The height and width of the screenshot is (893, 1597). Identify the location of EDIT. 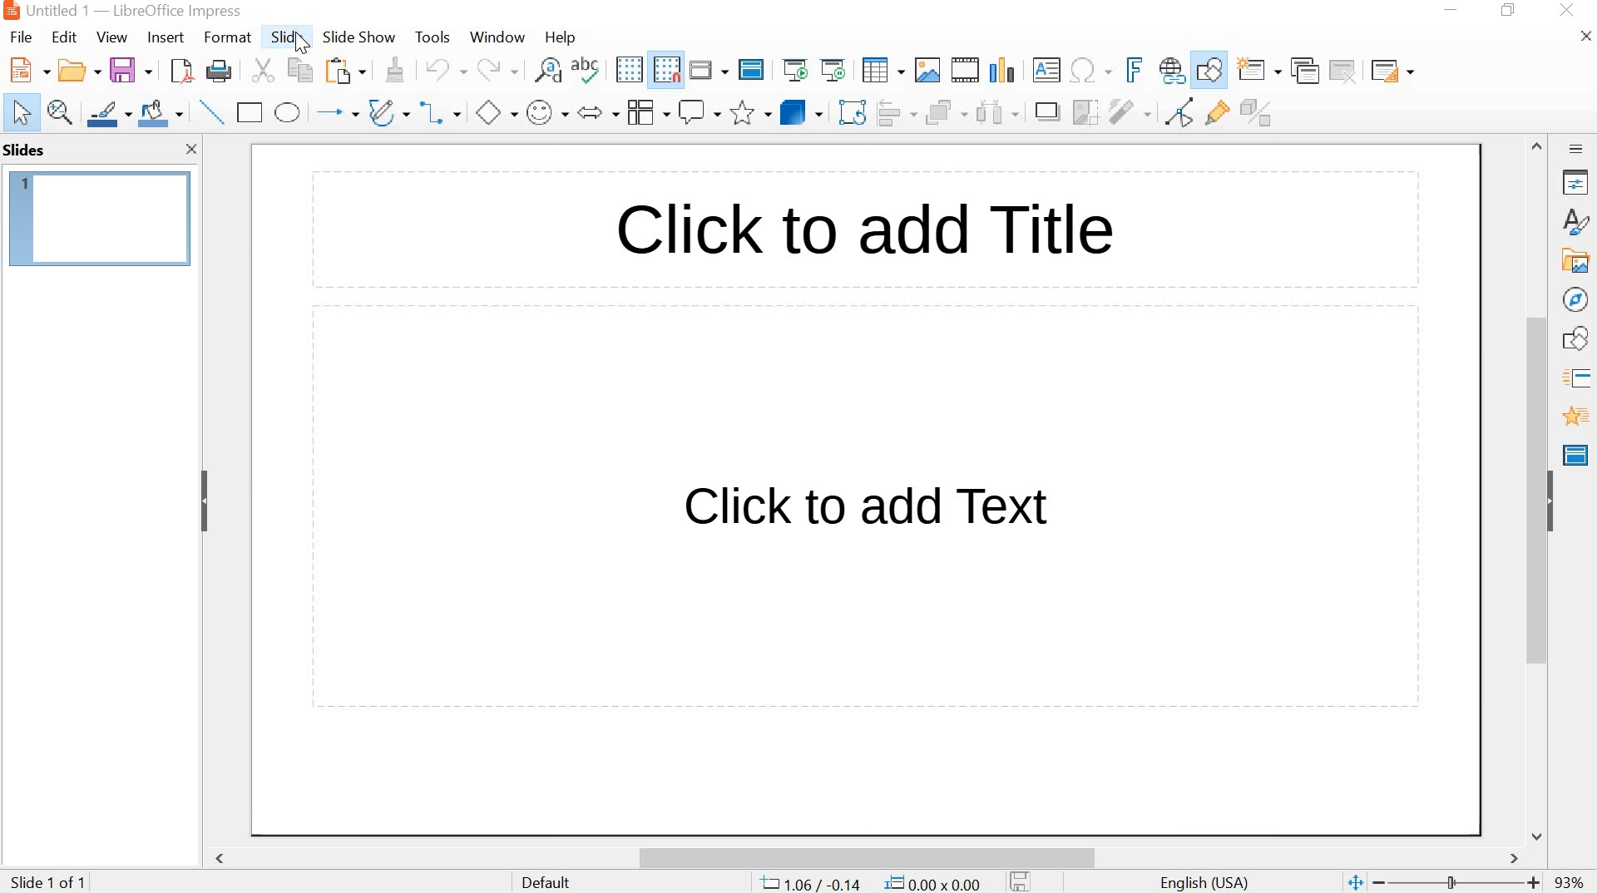
(65, 37).